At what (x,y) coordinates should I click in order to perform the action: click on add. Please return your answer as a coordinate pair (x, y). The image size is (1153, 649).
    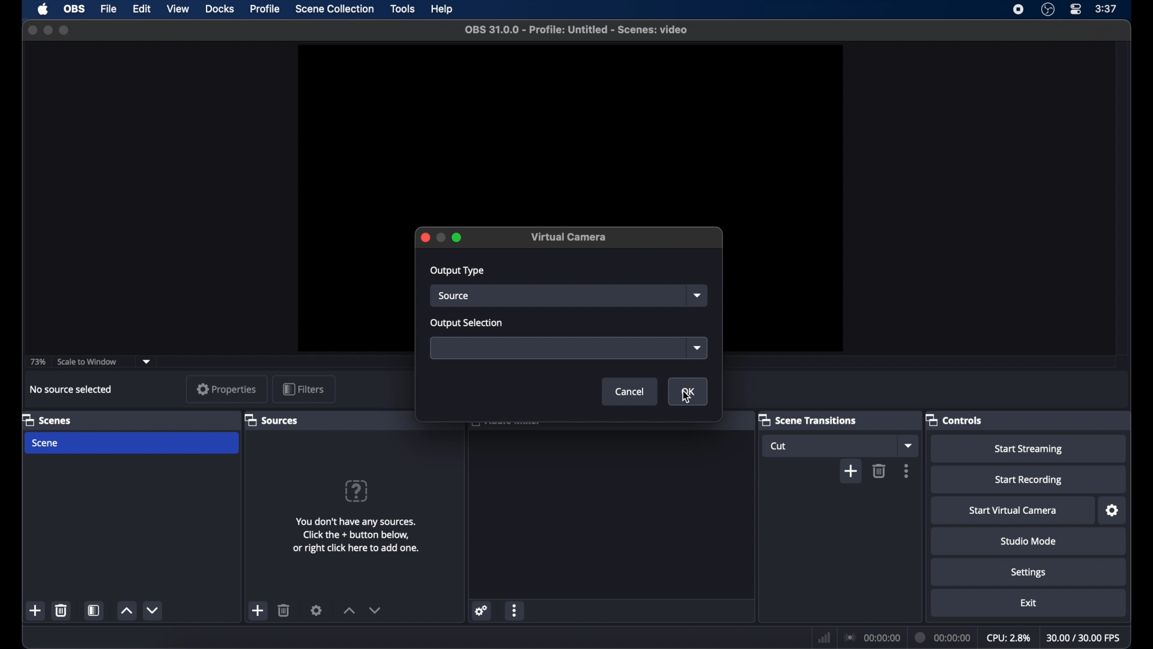
    Looking at the image, I should click on (36, 611).